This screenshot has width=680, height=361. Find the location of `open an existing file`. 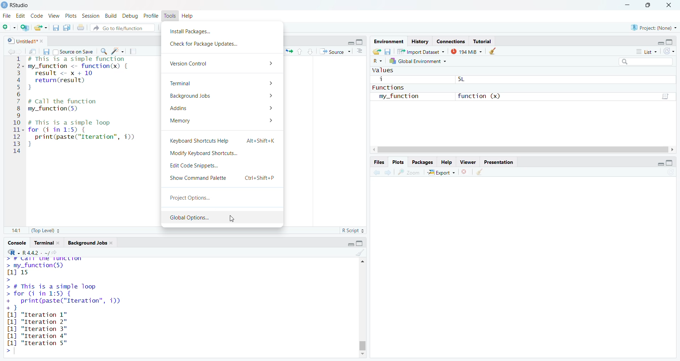

open an existing file is located at coordinates (41, 27).